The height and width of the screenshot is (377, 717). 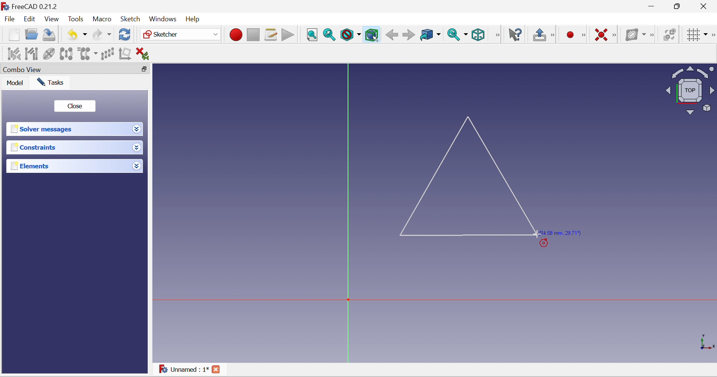 I want to click on Macro, so click(x=101, y=19).